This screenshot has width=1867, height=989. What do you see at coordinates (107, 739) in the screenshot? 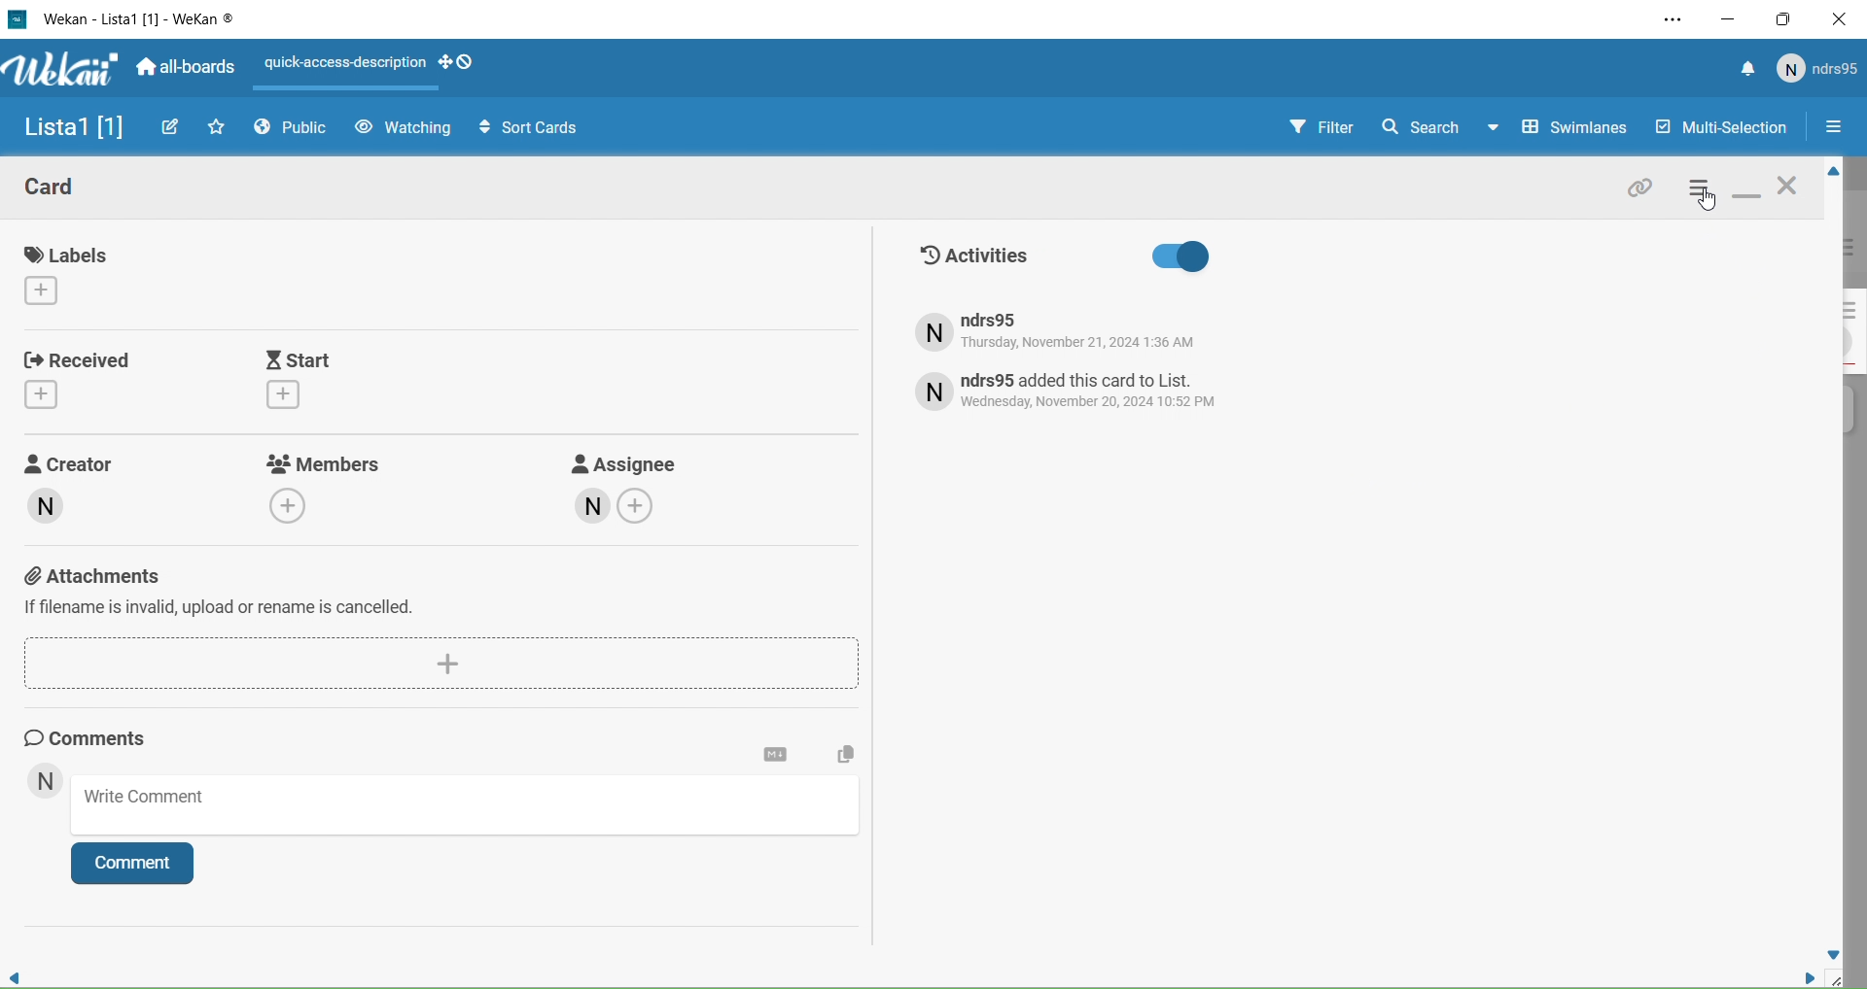
I see `Comments` at bounding box center [107, 739].